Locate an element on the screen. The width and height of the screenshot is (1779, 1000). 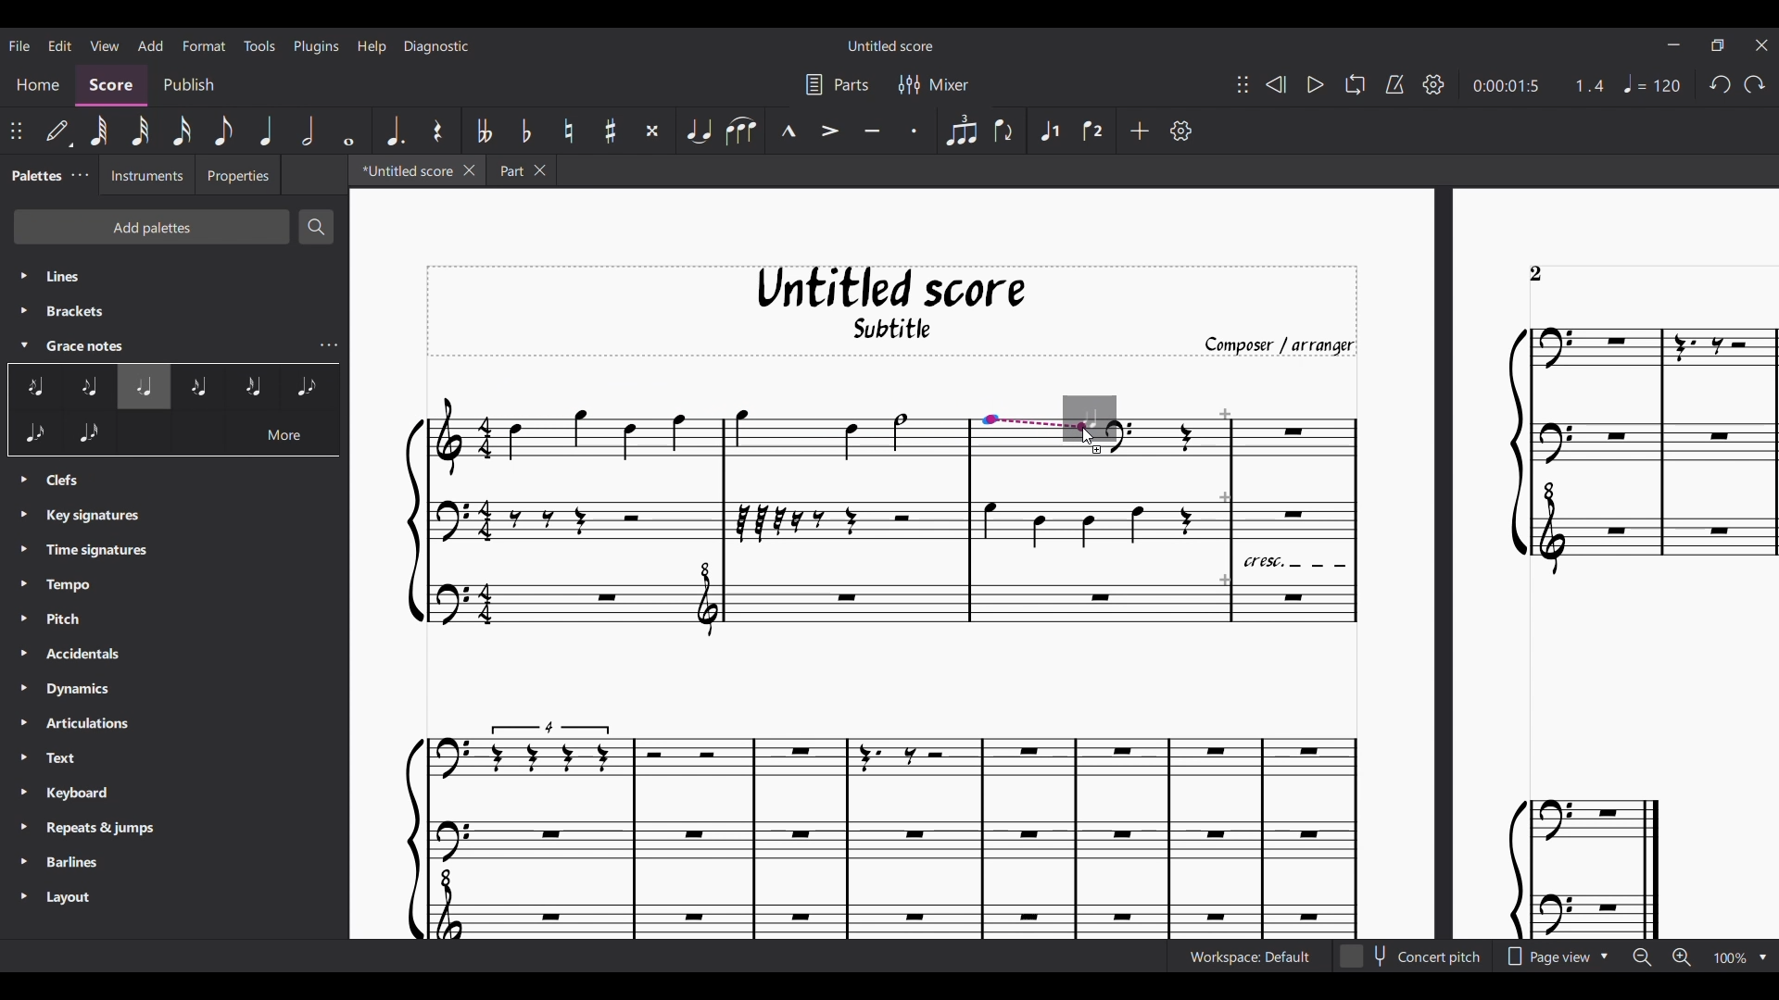
Grace notes palette list is located at coordinates (329, 345).